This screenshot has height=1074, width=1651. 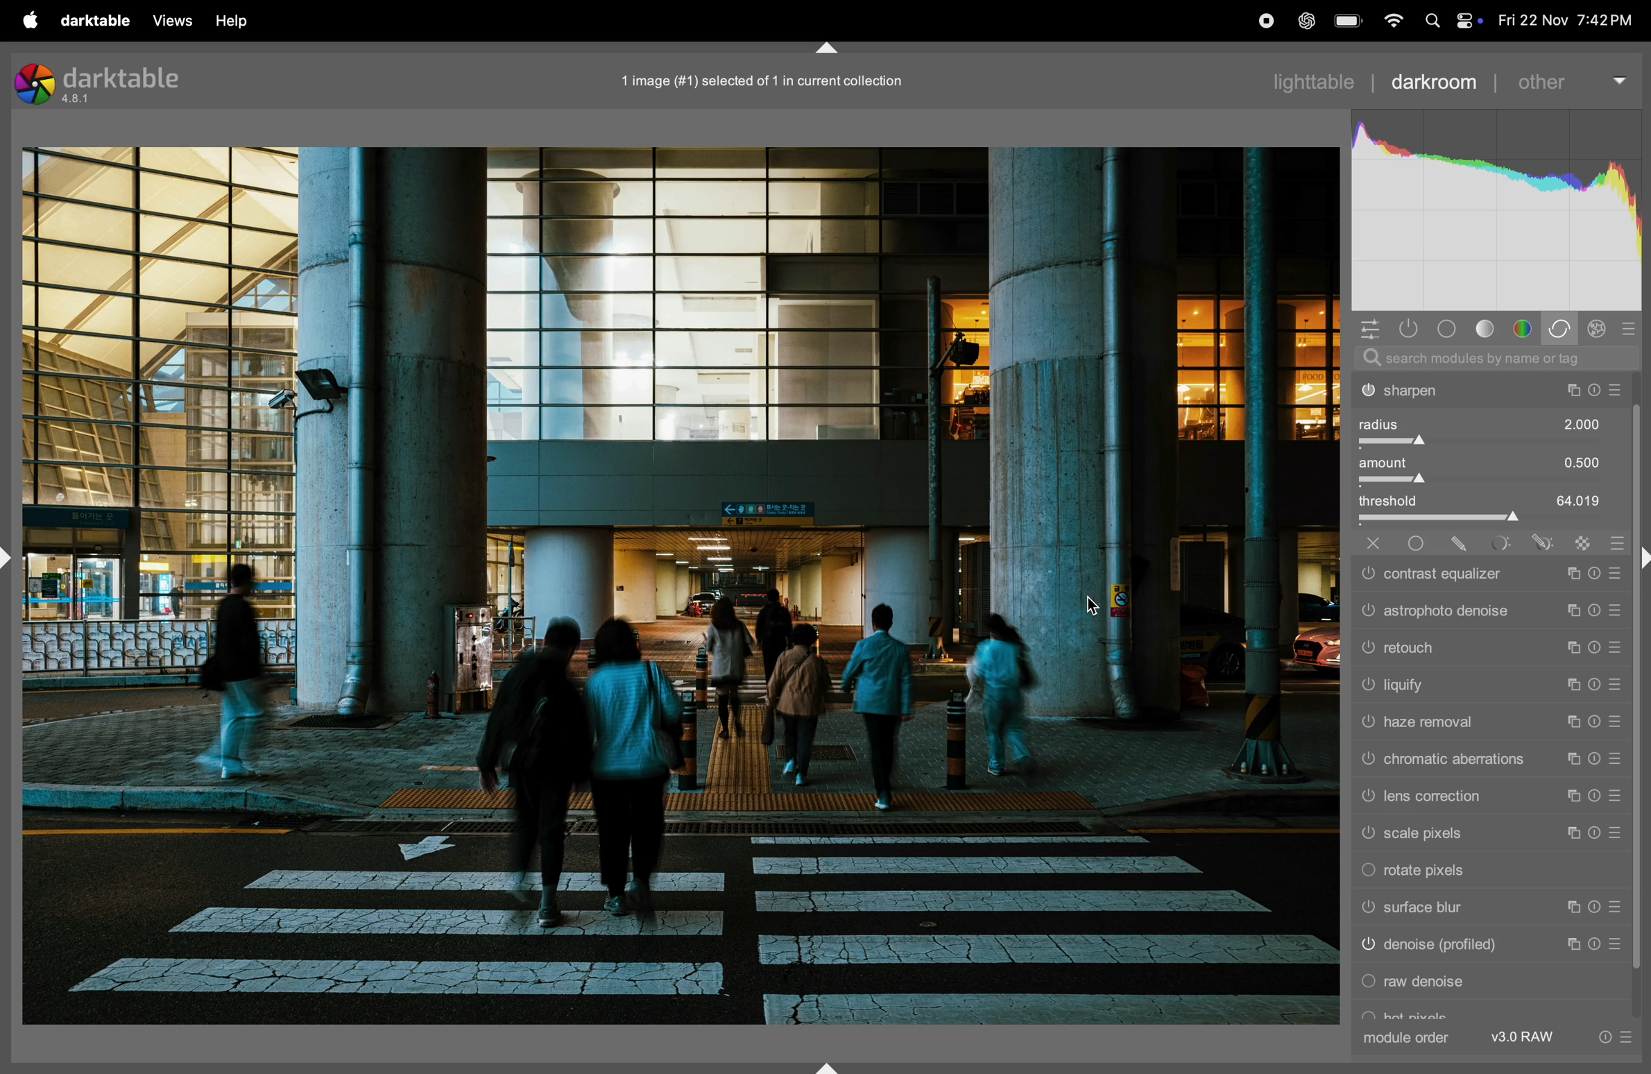 What do you see at coordinates (1410, 1037) in the screenshot?
I see `module order` at bounding box center [1410, 1037].